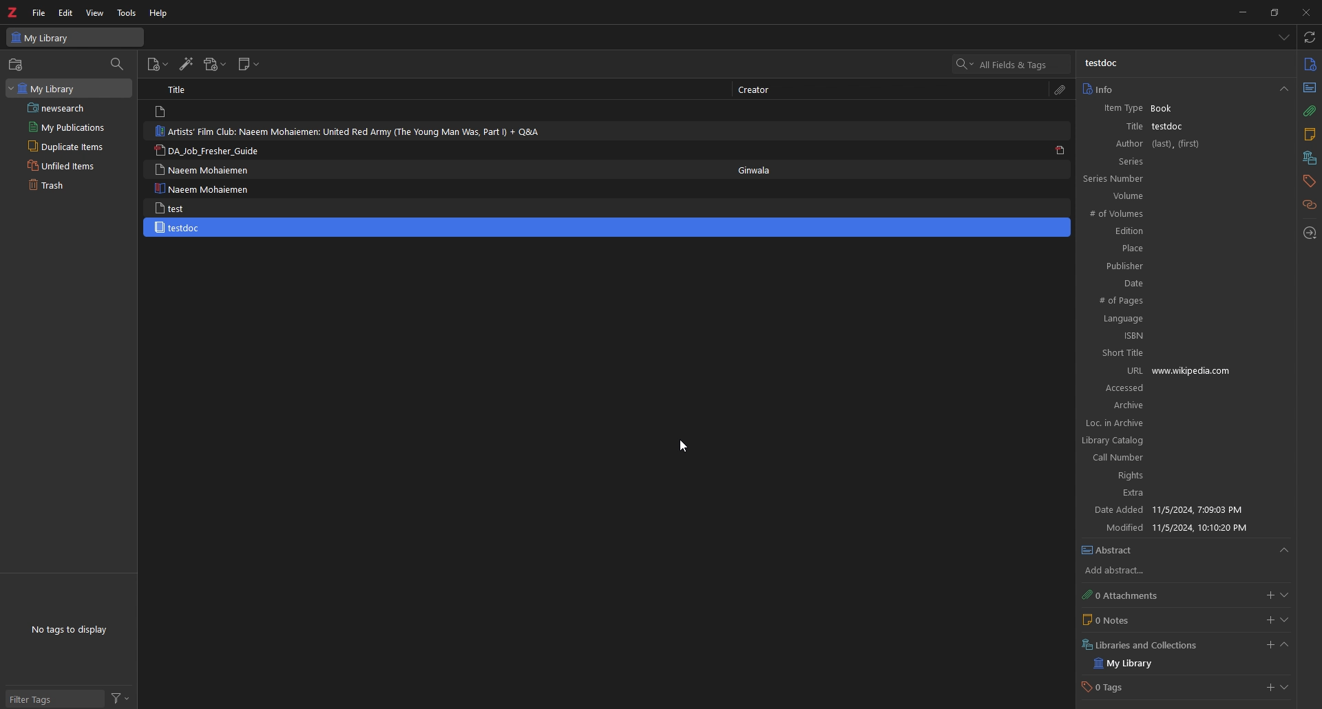  What do you see at coordinates (1166, 283) in the screenshot?
I see `Date` at bounding box center [1166, 283].